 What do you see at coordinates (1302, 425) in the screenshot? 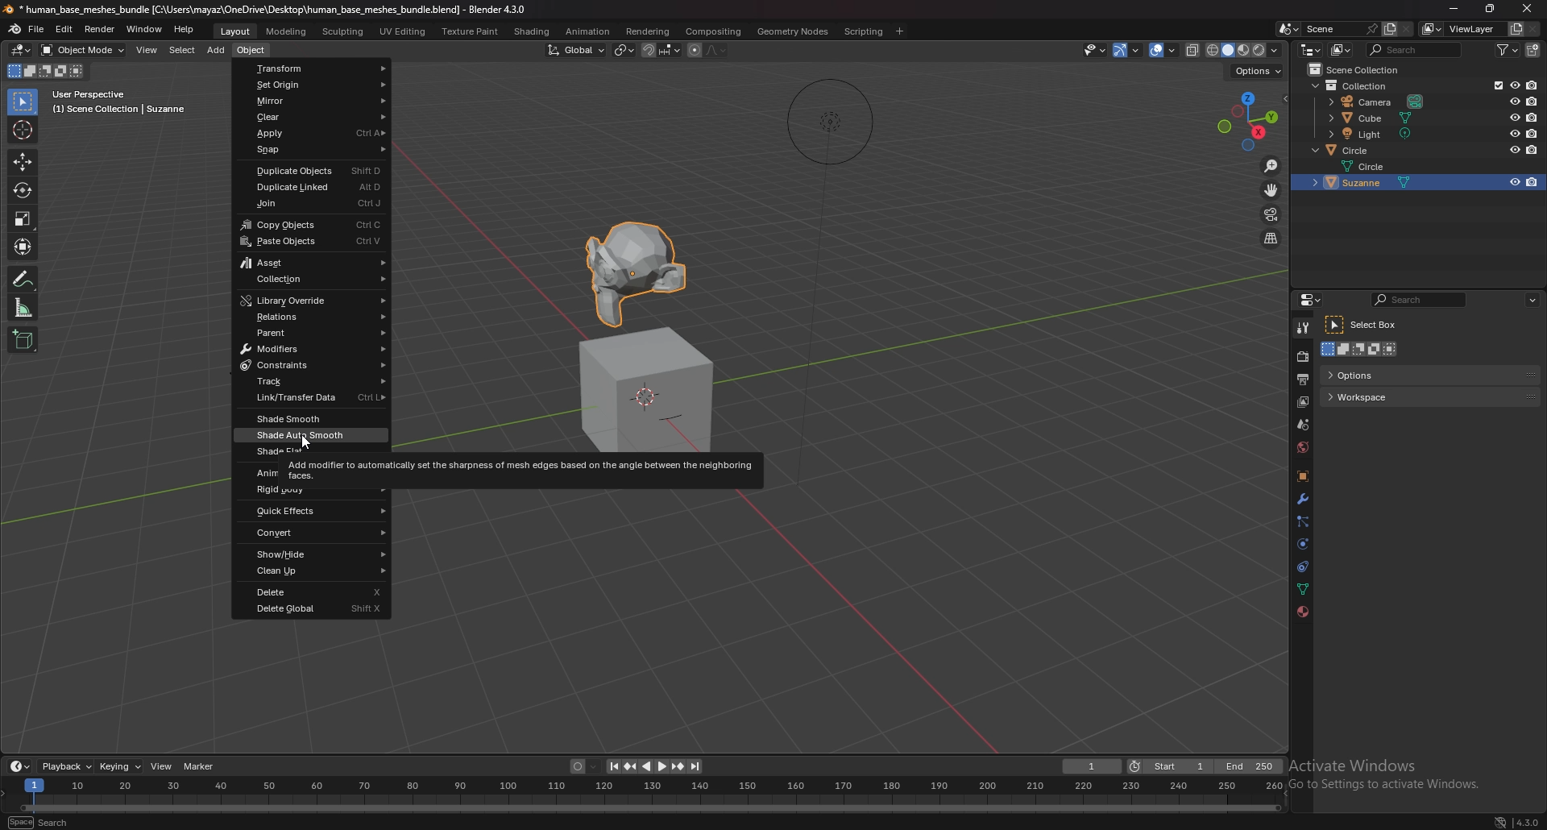
I see `scene` at bounding box center [1302, 425].